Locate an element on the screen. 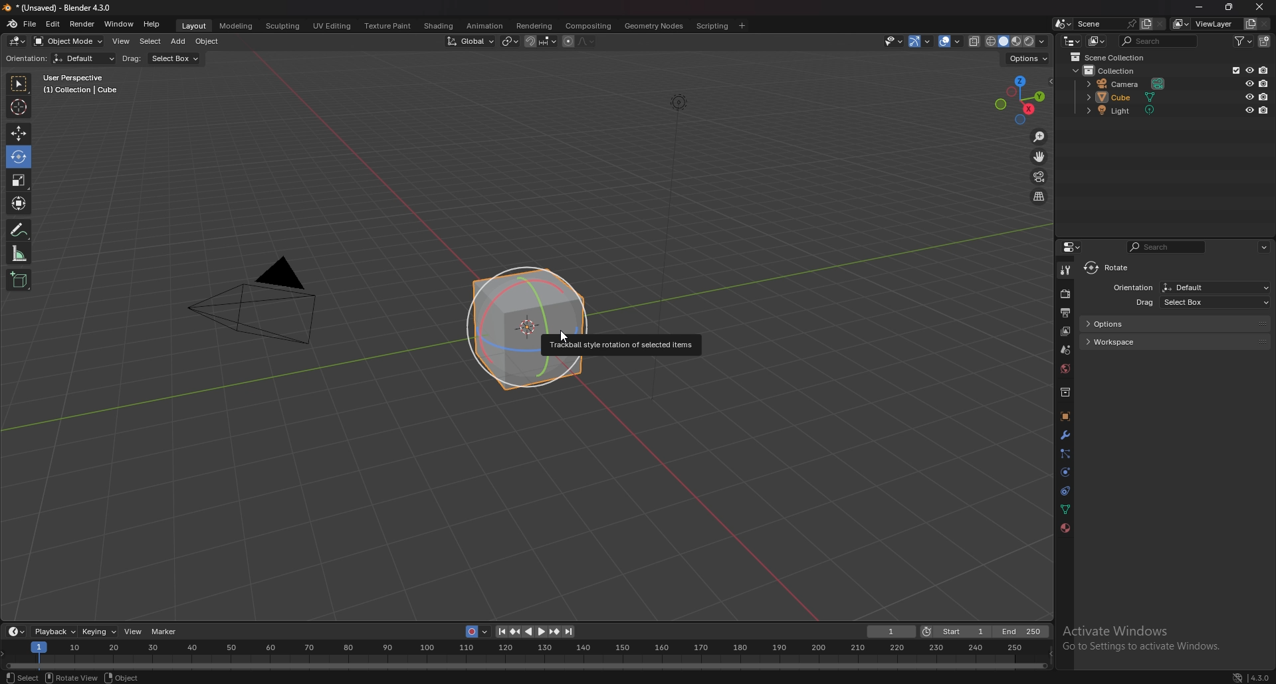 This screenshot has height=684, width=1276. minimize is located at coordinates (1199, 6).